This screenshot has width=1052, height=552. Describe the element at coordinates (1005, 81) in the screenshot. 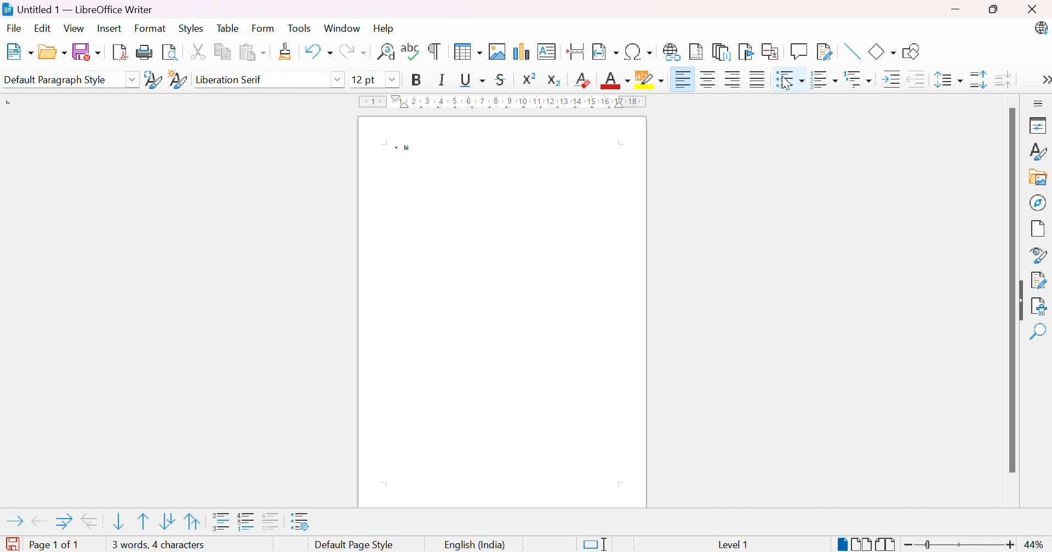

I see `Decrease paragraph spacing` at that location.